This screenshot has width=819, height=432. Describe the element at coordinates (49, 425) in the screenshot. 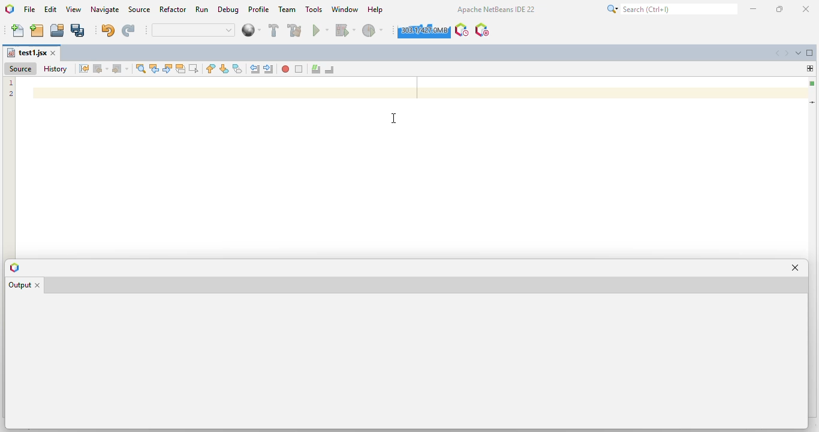

I see `notifications` at that location.